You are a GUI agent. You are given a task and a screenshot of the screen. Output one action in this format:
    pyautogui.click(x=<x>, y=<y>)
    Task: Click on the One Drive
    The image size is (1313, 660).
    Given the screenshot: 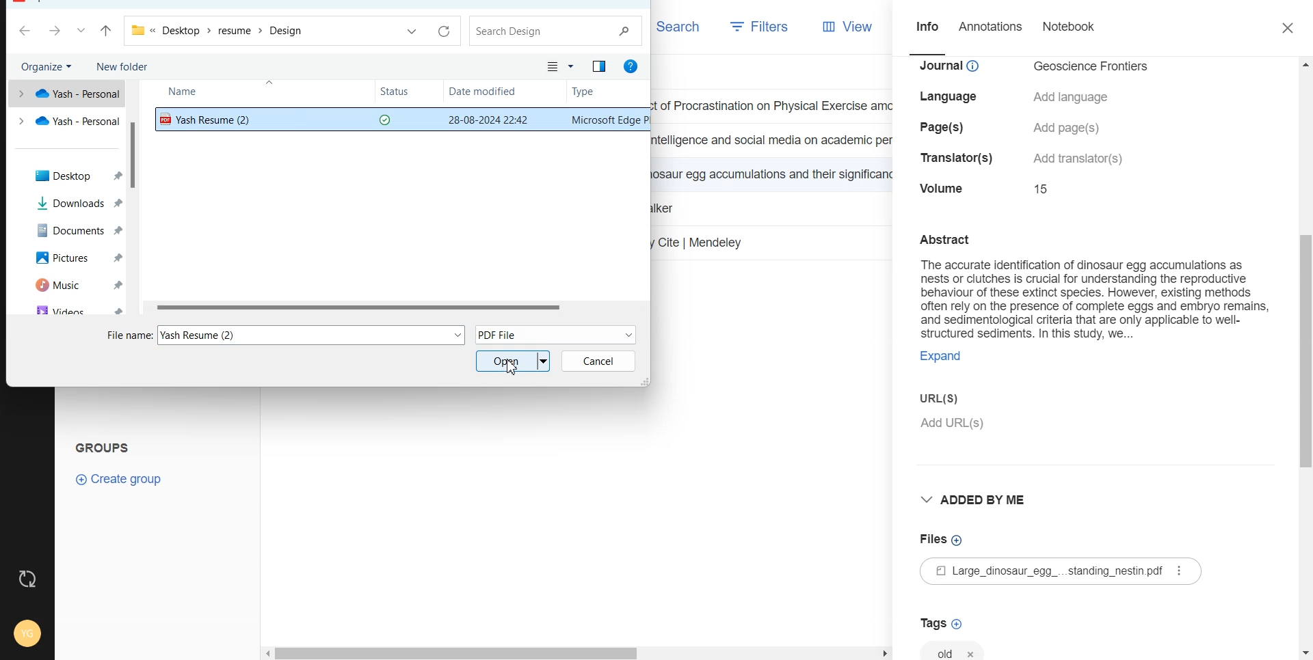 What is the action you would take?
    pyautogui.click(x=66, y=92)
    